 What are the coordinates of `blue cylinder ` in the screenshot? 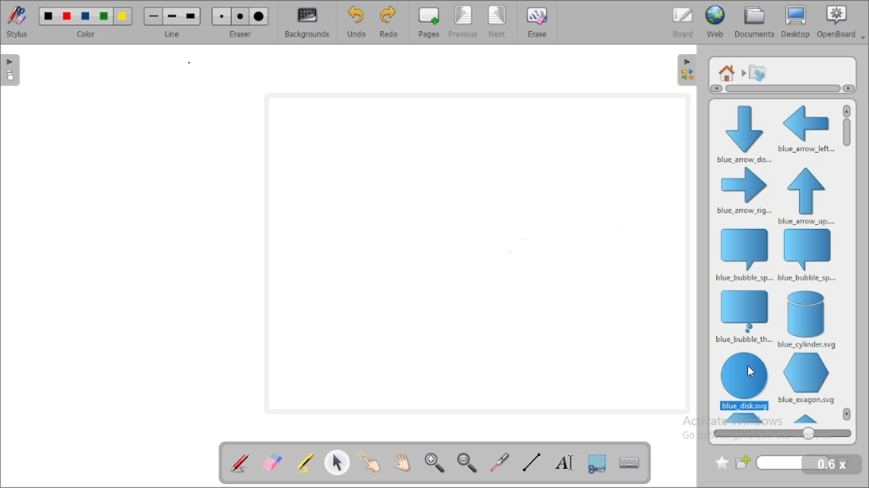 It's located at (808, 319).